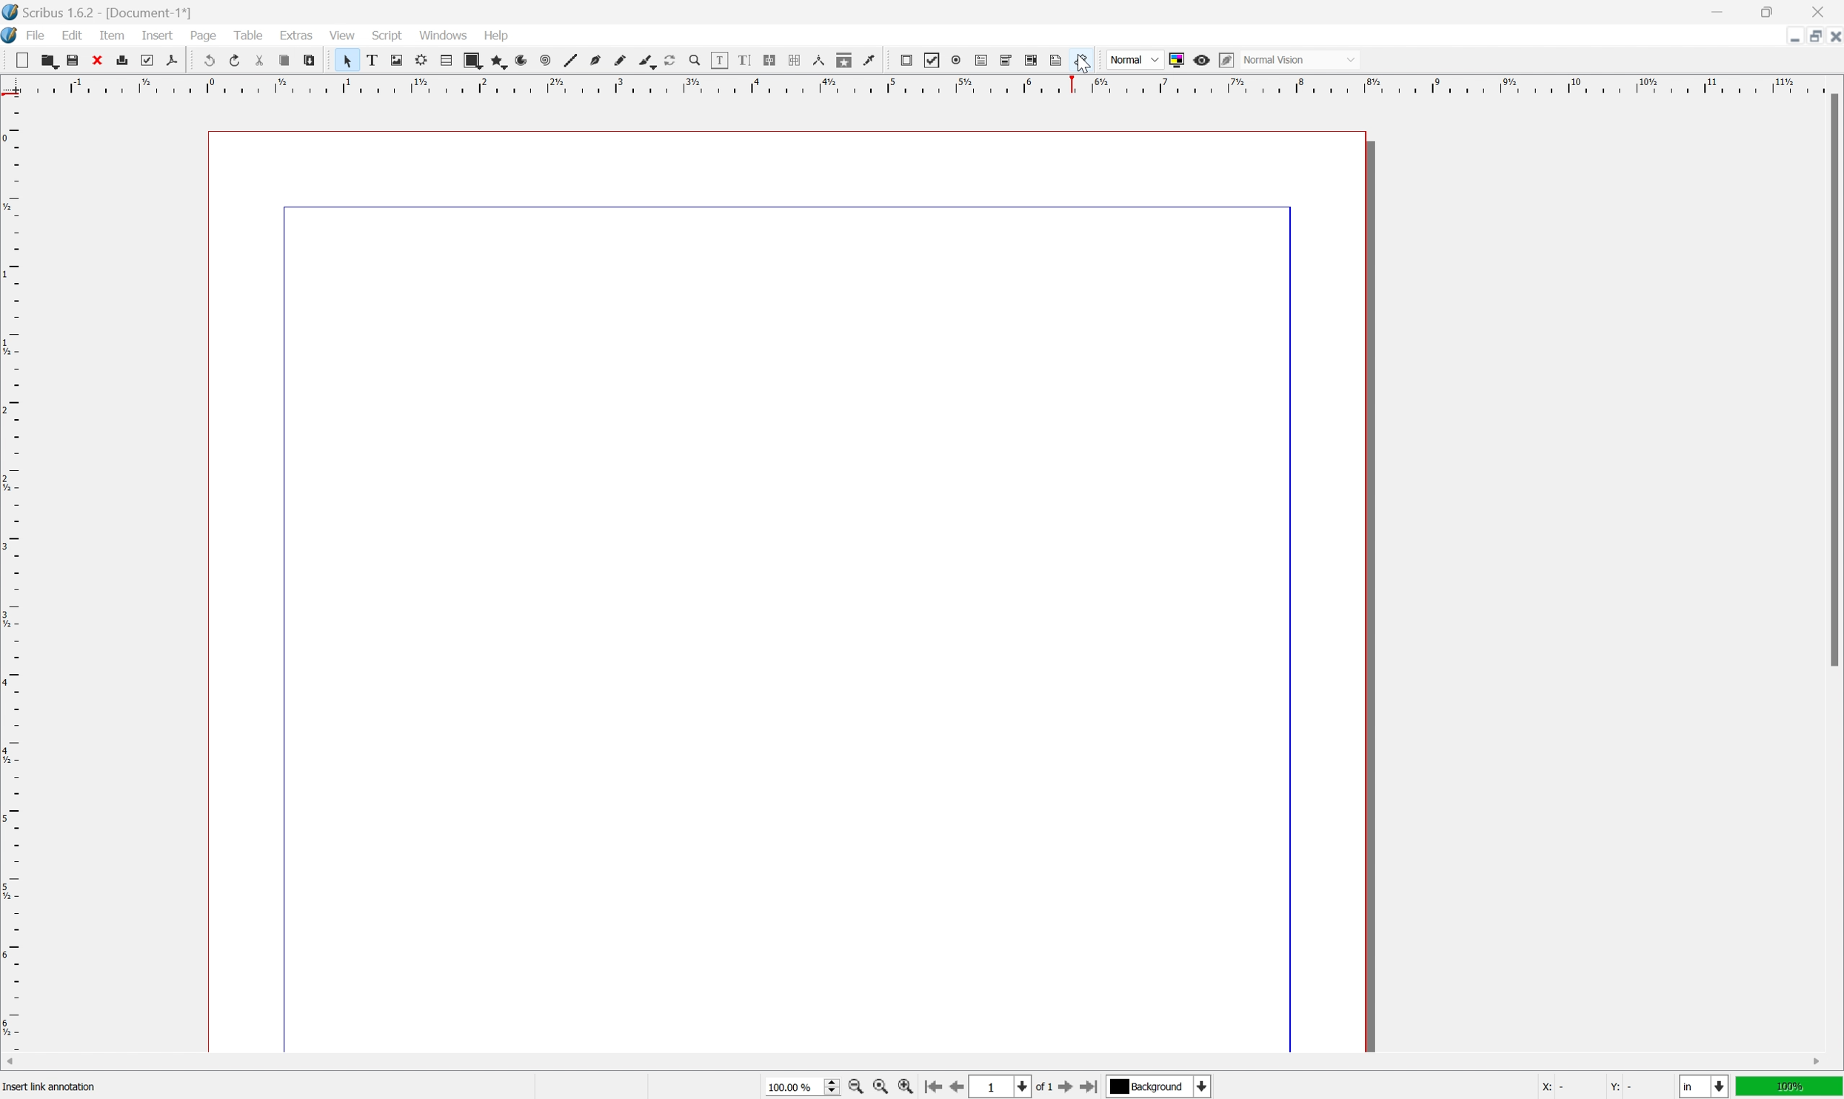  Describe the element at coordinates (1703, 1086) in the screenshot. I see `select current unit` at that location.